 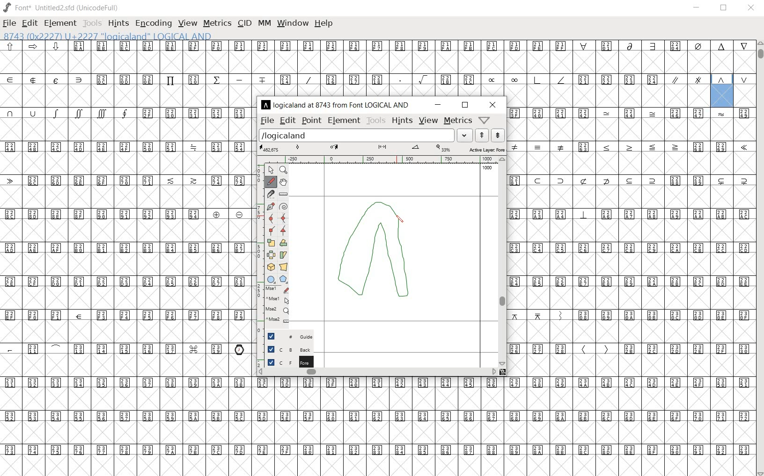 I want to click on rotate the selection in 3D and project back to plane, so click(x=271, y=267).